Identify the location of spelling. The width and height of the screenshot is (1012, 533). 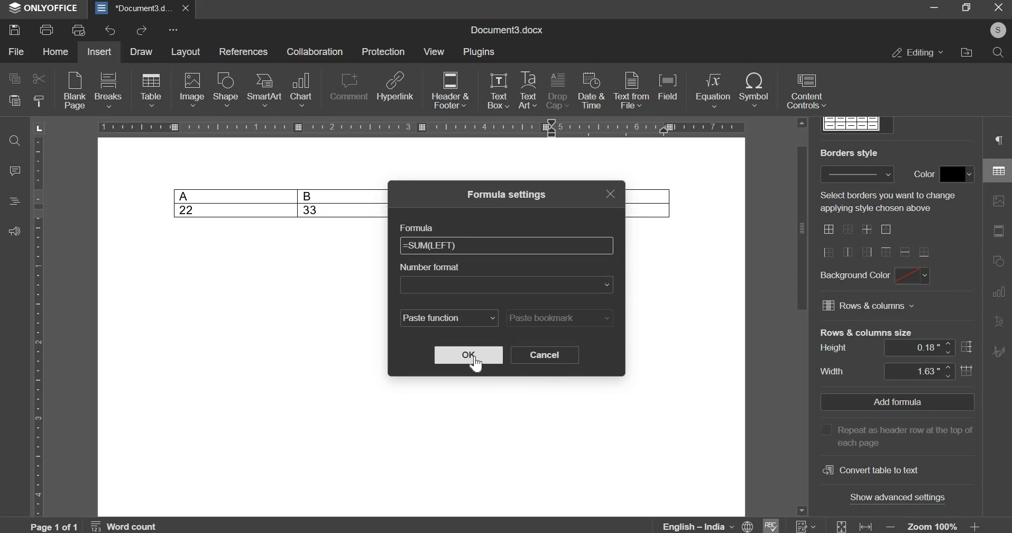
(771, 525).